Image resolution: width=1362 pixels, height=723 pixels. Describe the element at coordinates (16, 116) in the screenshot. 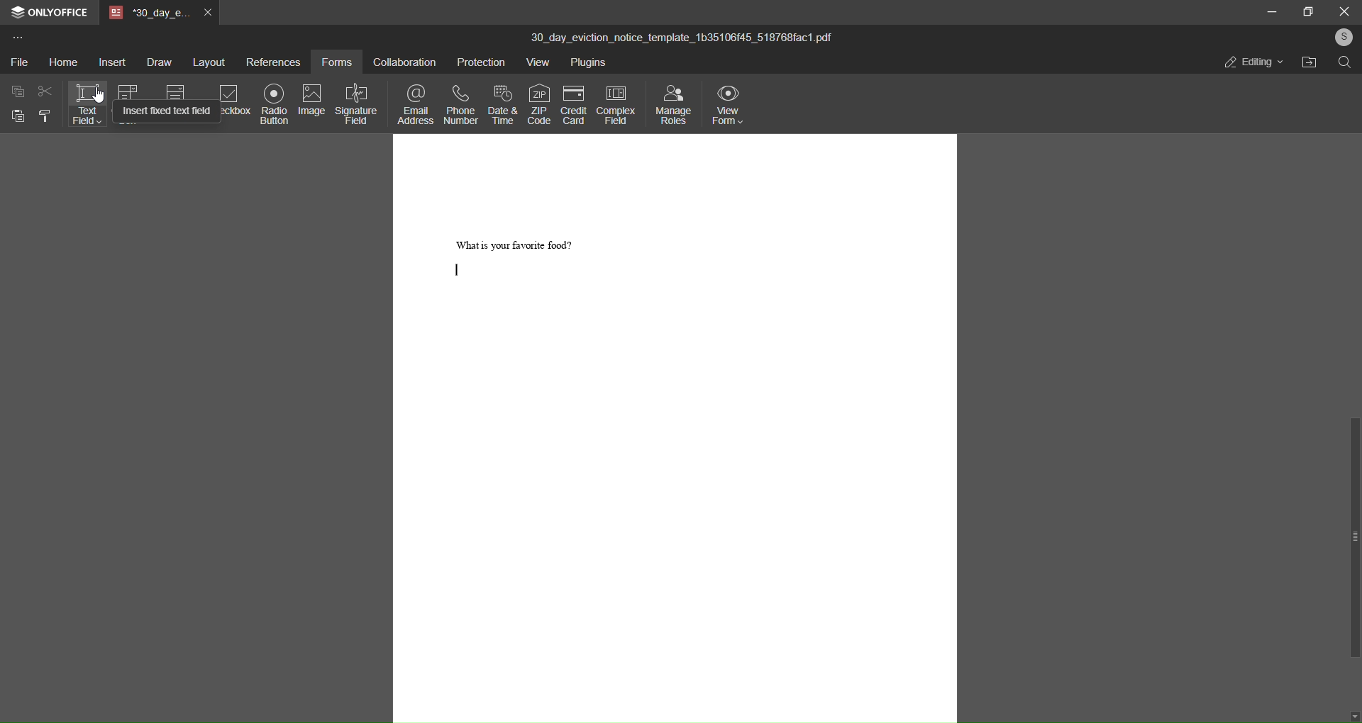

I see `paste` at that location.